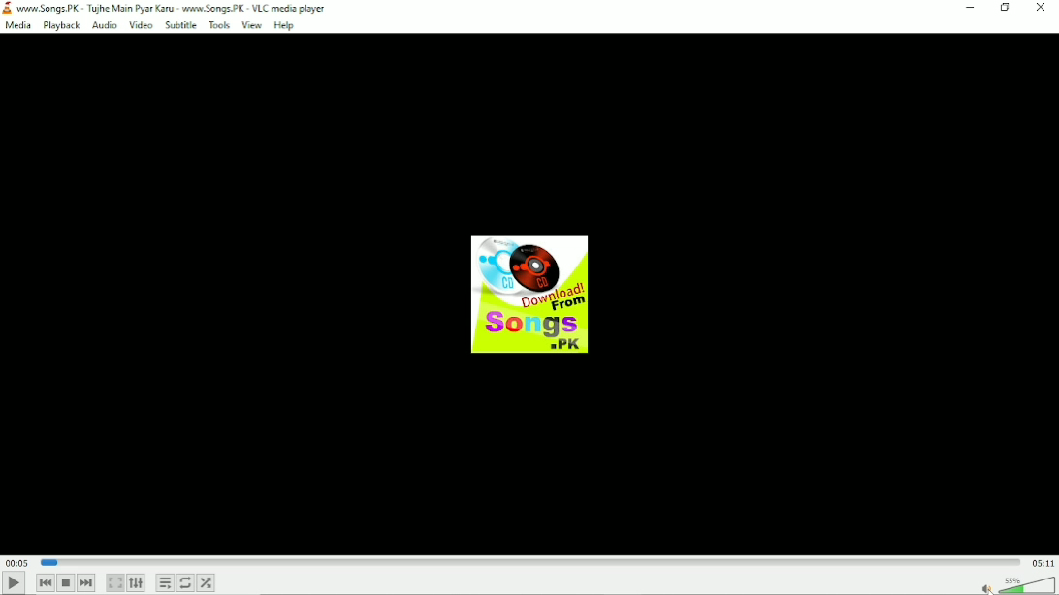  Describe the element at coordinates (252, 25) in the screenshot. I see `View` at that location.